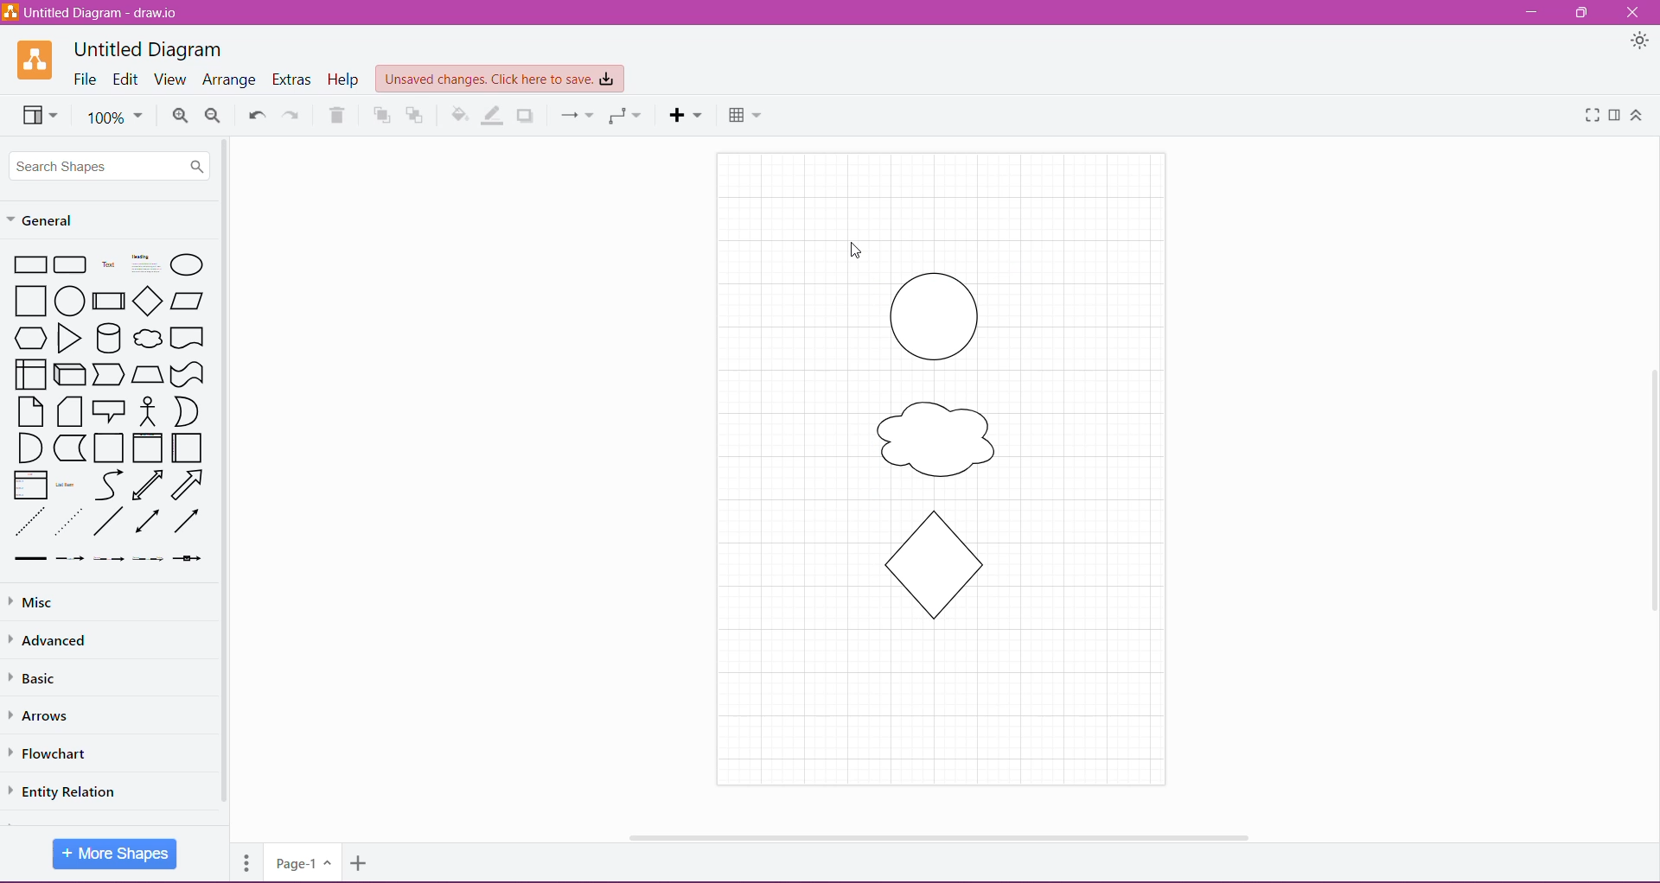 Image resolution: width=1660 pixels, height=883 pixels. Describe the element at coordinates (1628, 41) in the screenshot. I see `Appearance` at that location.